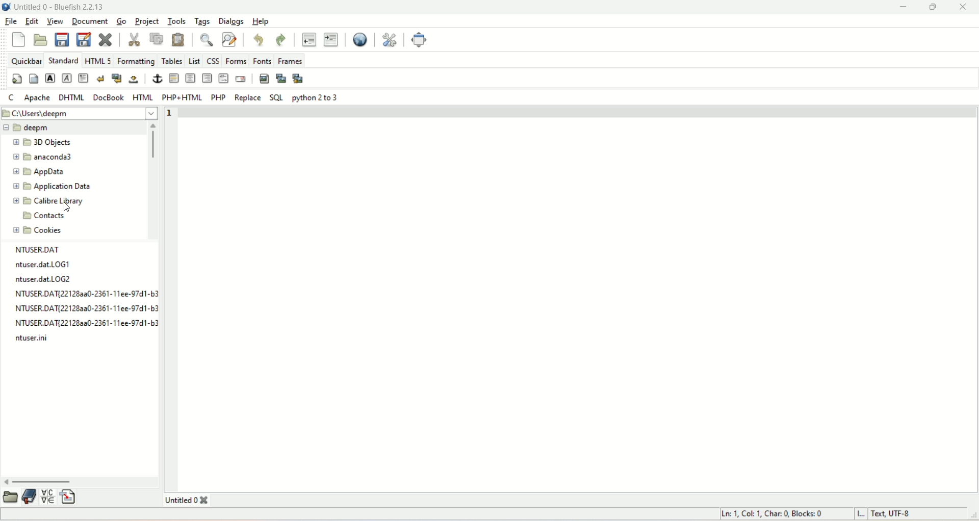 The height and width of the screenshot is (521, 979). Describe the element at coordinates (418, 40) in the screenshot. I see `Fullscreen` at that location.